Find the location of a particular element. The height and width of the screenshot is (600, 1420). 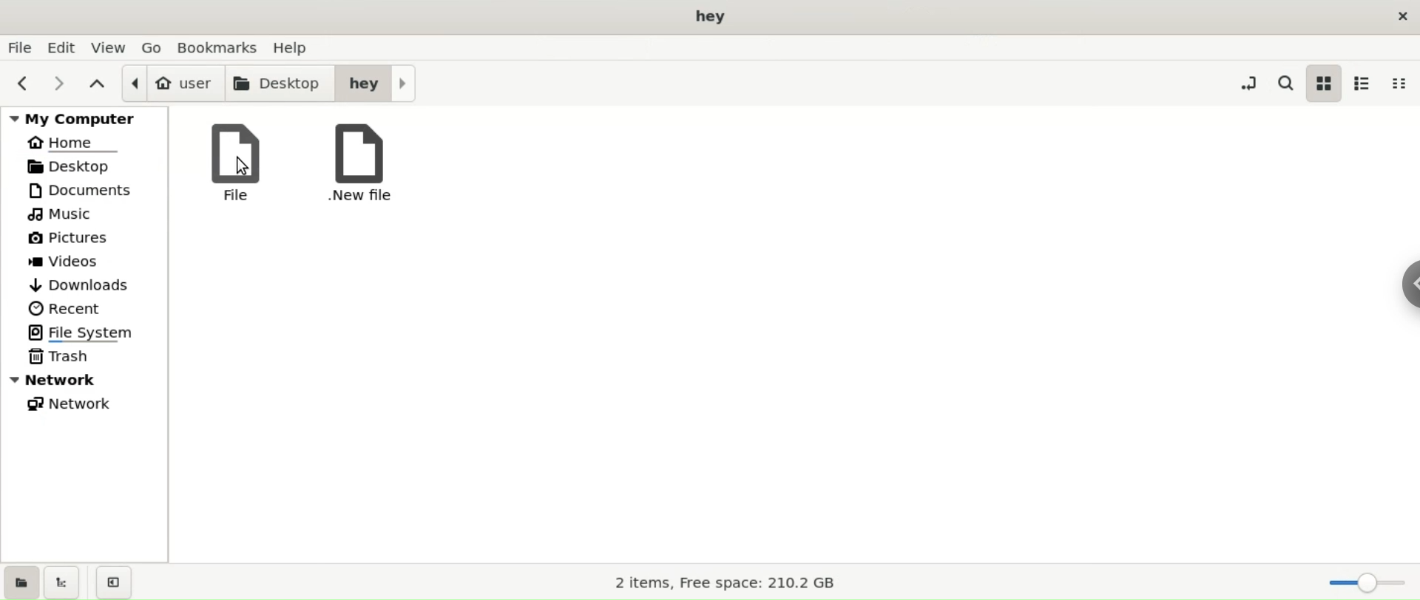

desktop  is located at coordinates (280, 82).